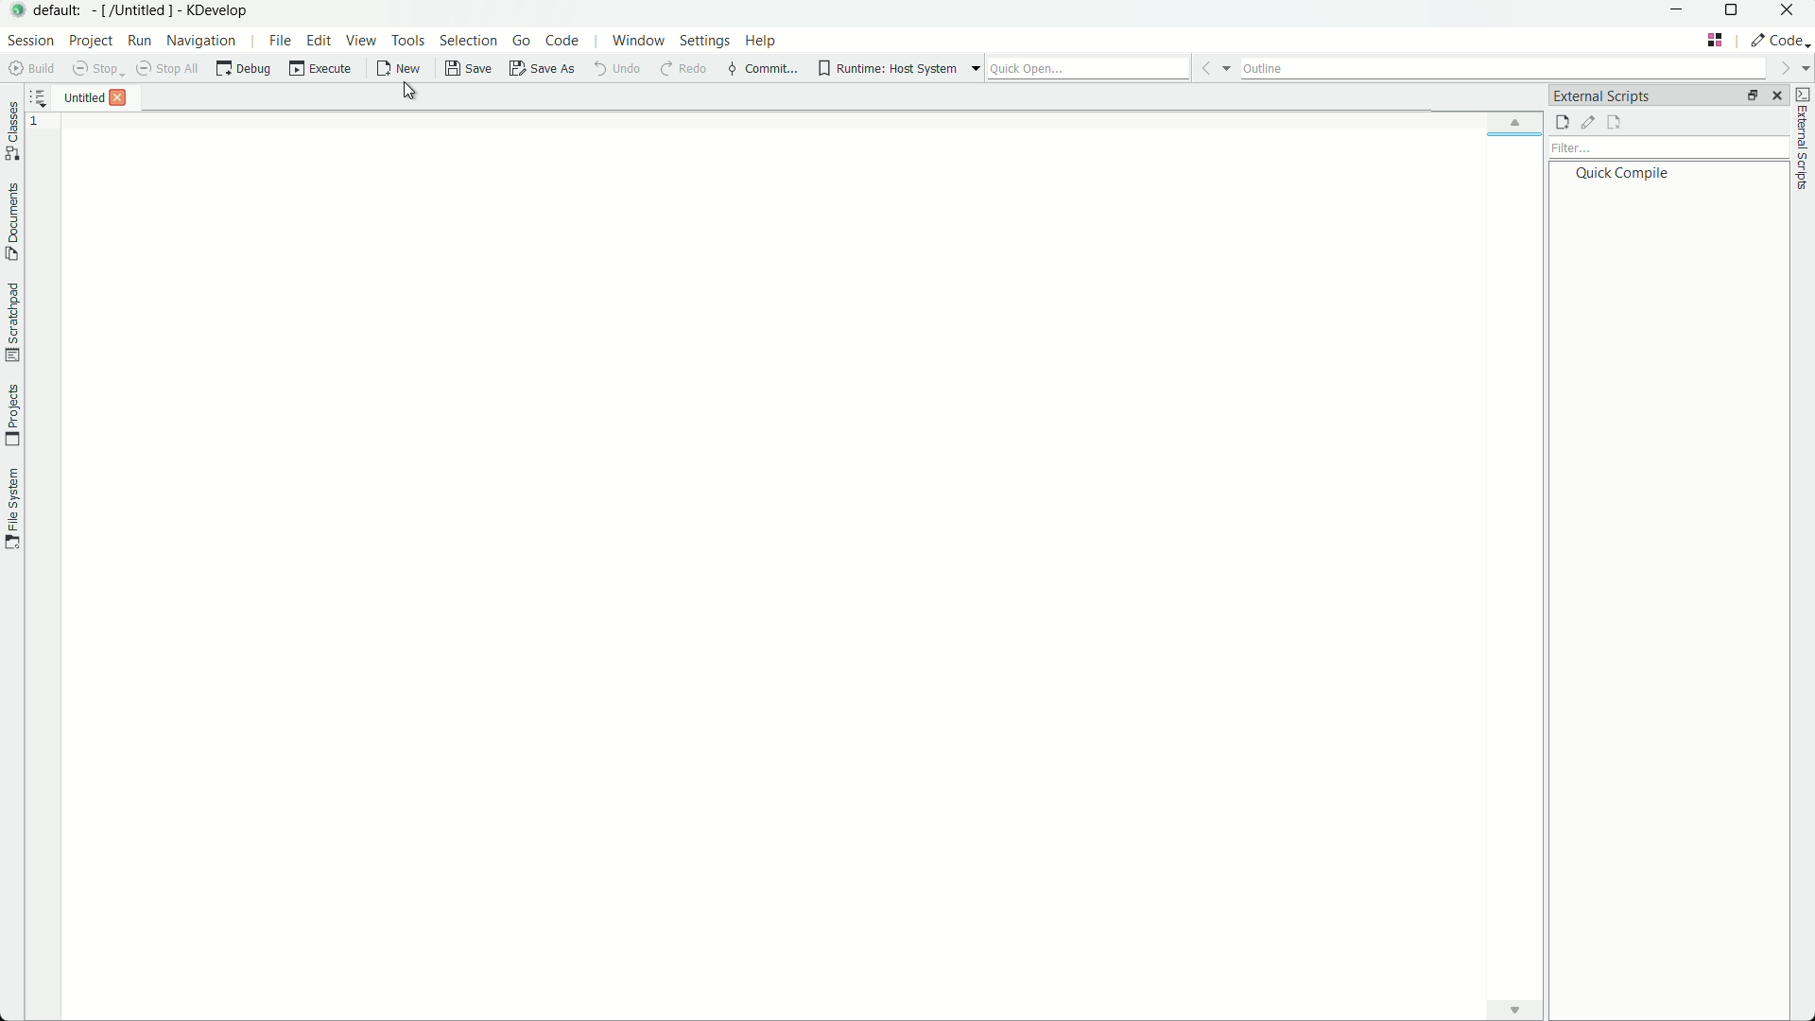  I want to click on execute actions to change the area, so click(1780, 43).